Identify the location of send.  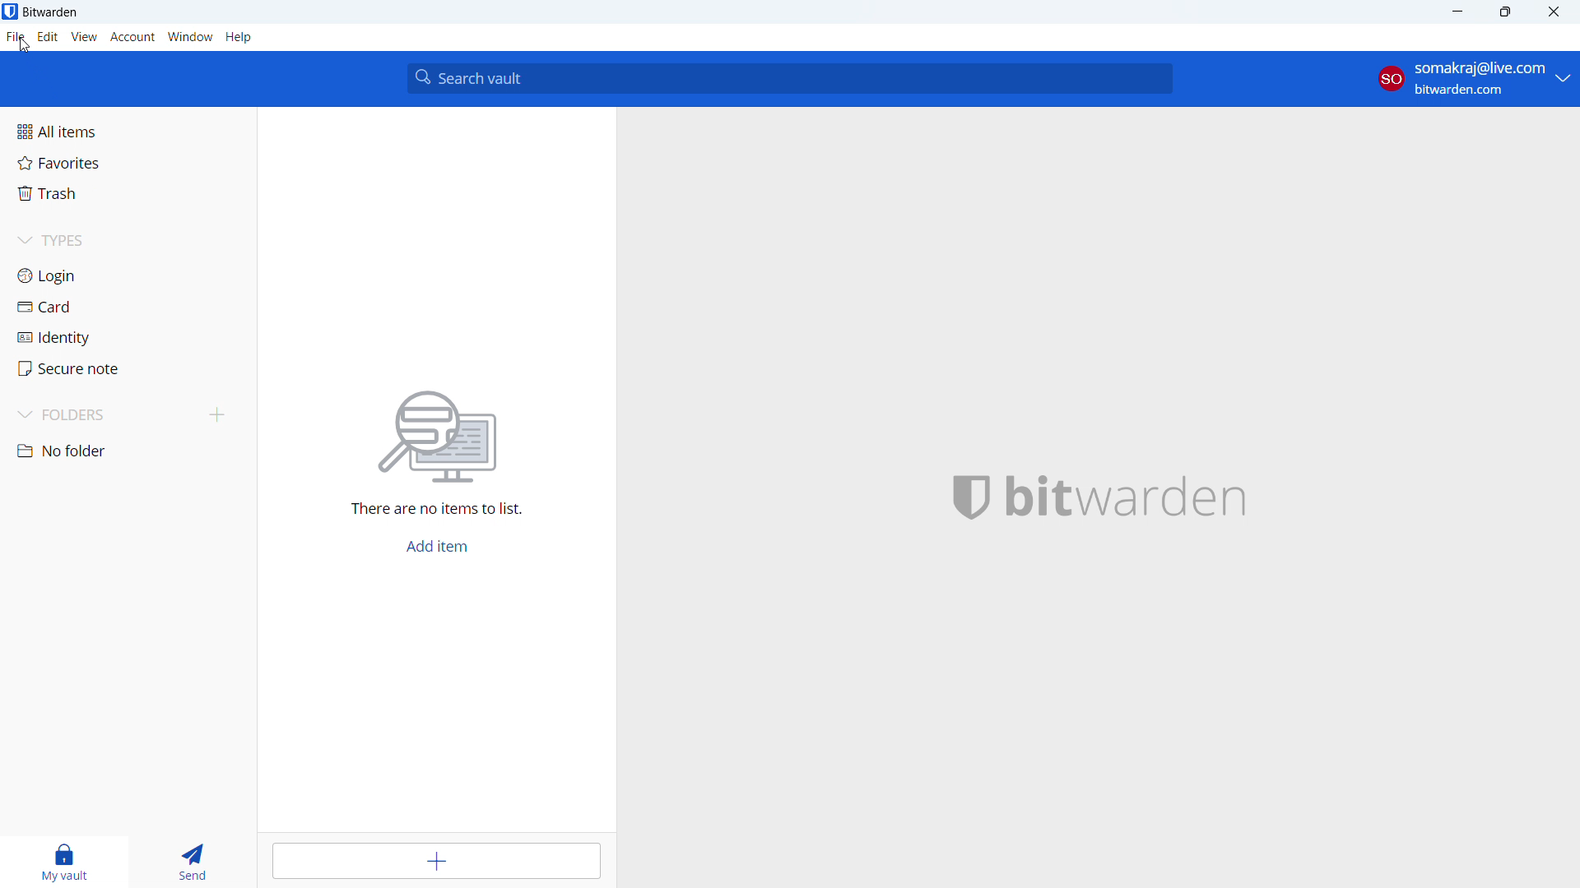
(195, 862).